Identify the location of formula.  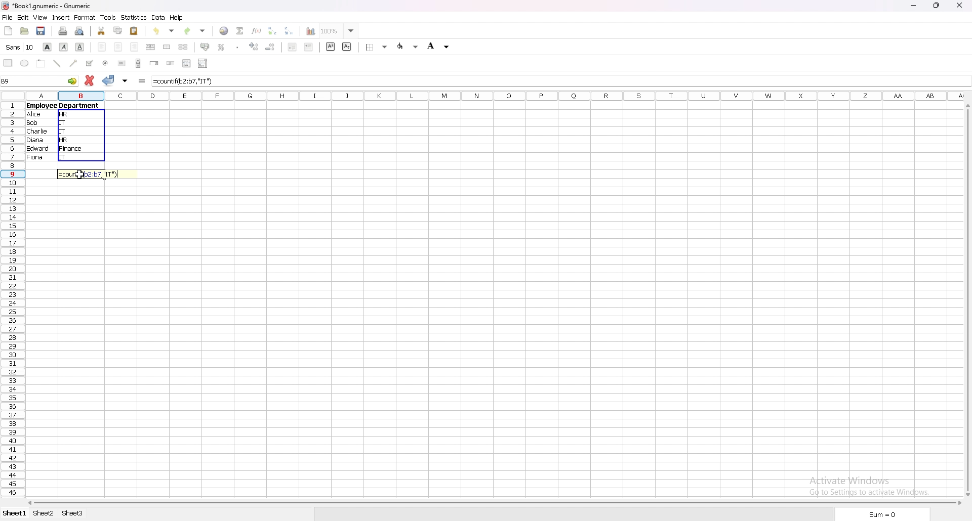
(90, 174).